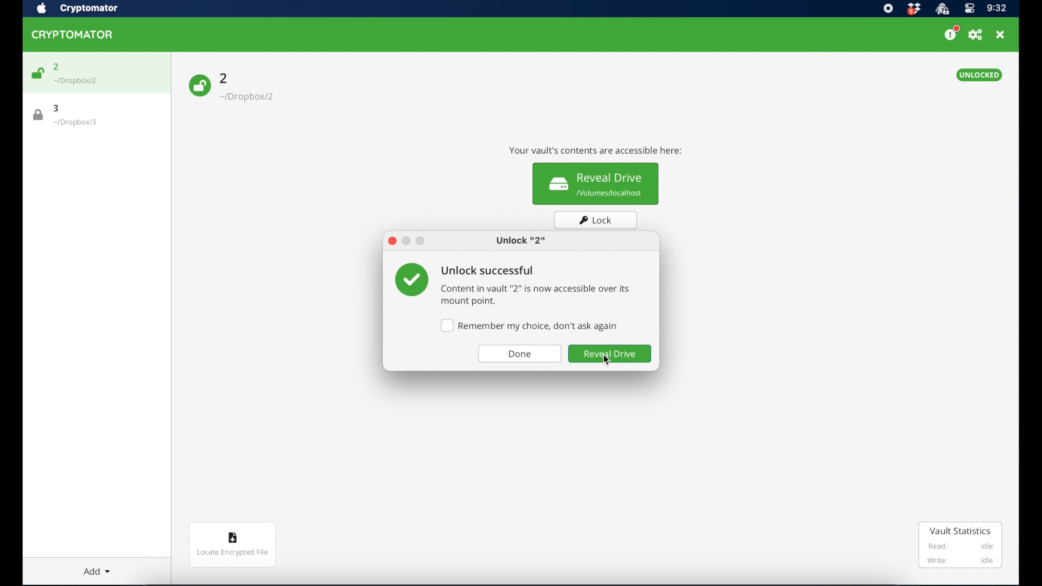 This screenshot has height=586, width=1042. I want to click on vault location, so click(247, 94).